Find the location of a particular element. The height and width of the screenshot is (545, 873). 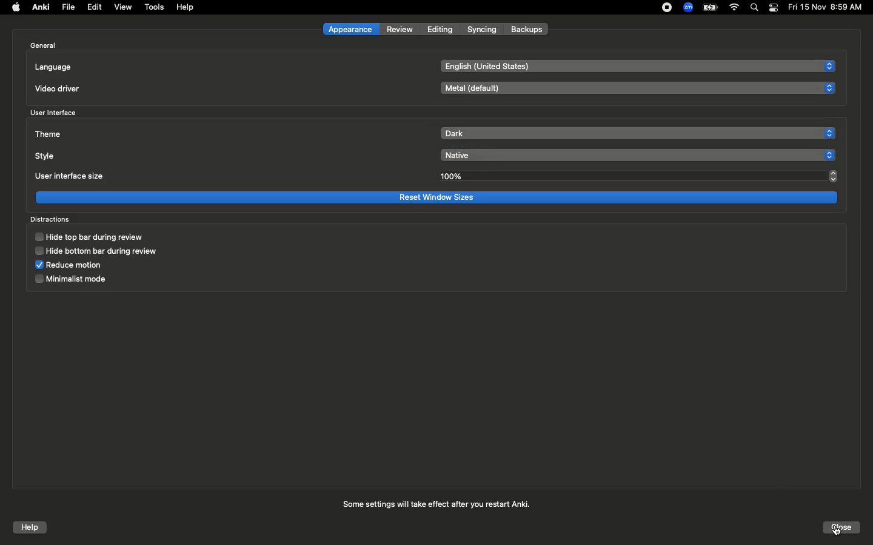

Date/time is located at coordinates (825, 8).